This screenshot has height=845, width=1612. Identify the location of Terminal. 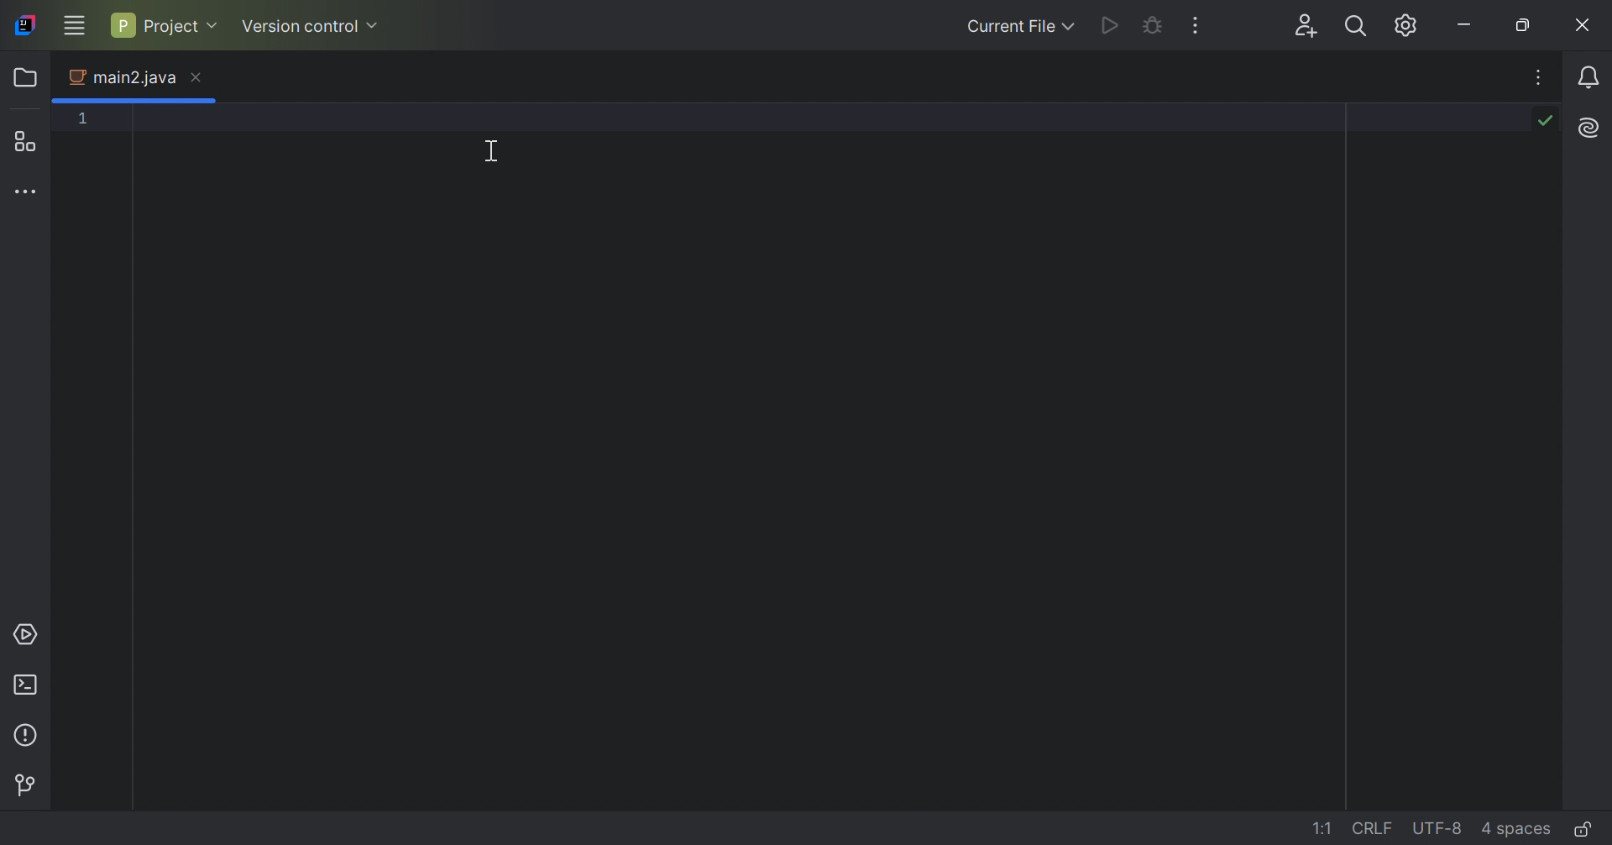
(30, 686).